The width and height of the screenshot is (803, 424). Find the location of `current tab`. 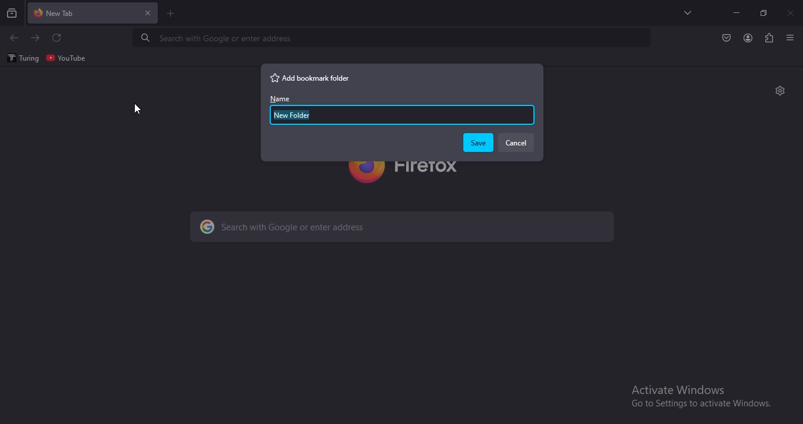

current tab is located at coordinates (94, 14).